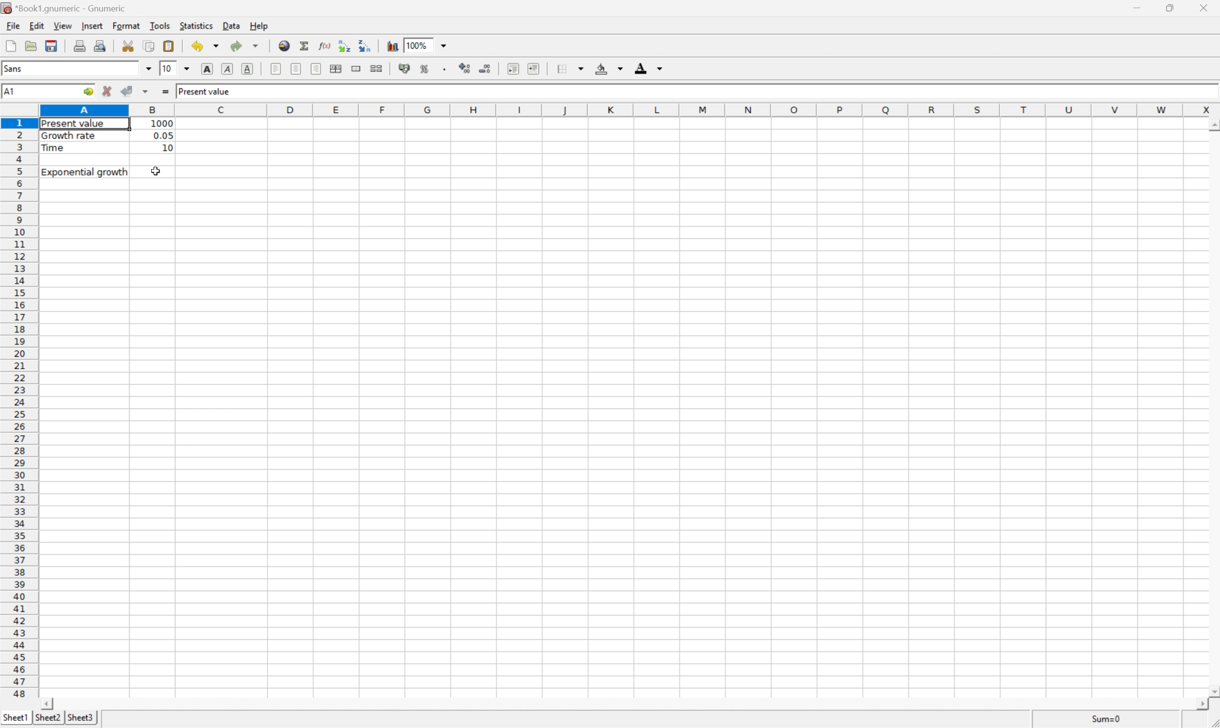 This screenshot has height=728, width=1220. Describe the element at coordinates (259, 26) in the screenshot. I see `Help` at that location.